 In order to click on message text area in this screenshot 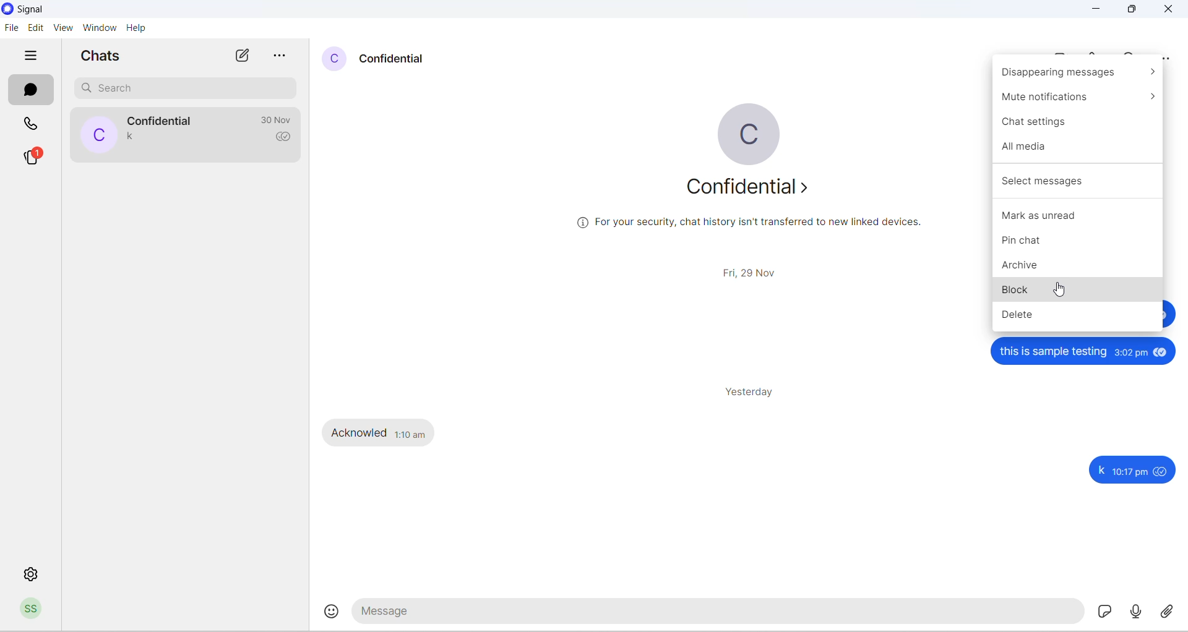, I will do `click(716, 614)`.